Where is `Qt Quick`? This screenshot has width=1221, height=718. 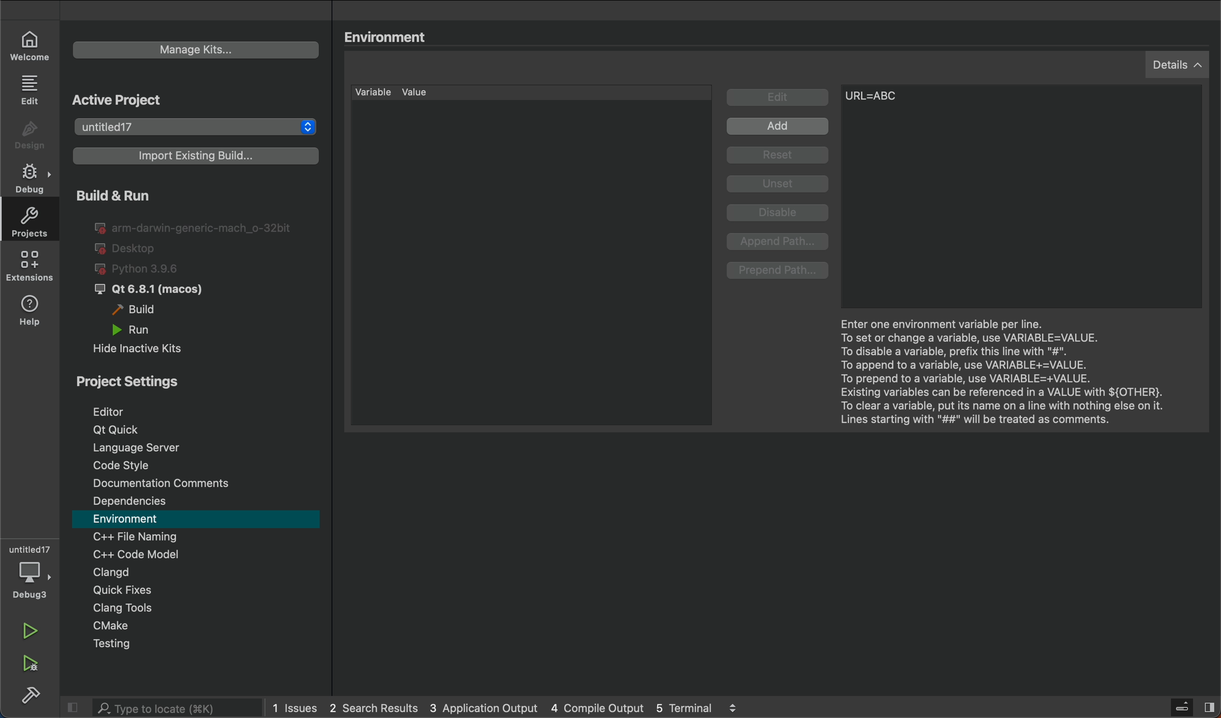
Qt Quick is located at coordinates (203, 430).